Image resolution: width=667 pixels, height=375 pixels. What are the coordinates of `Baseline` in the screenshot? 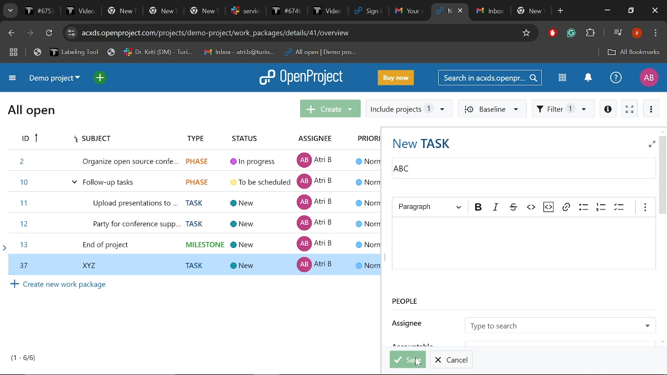 It's located at (491, 108).